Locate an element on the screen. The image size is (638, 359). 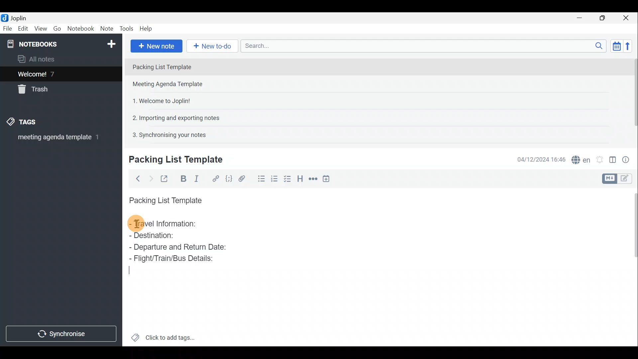
Bold is located at coordinates (182, 178).